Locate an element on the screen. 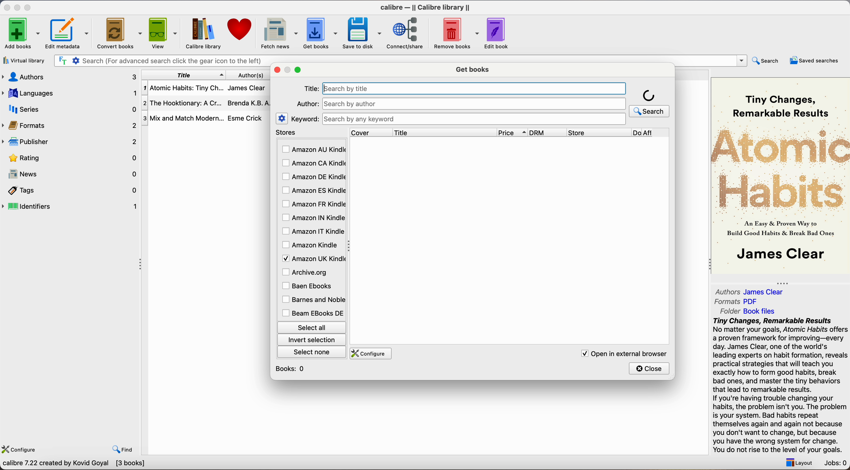 This screenshot has height=470, width=850. formats is located at coordinates (70, 125).